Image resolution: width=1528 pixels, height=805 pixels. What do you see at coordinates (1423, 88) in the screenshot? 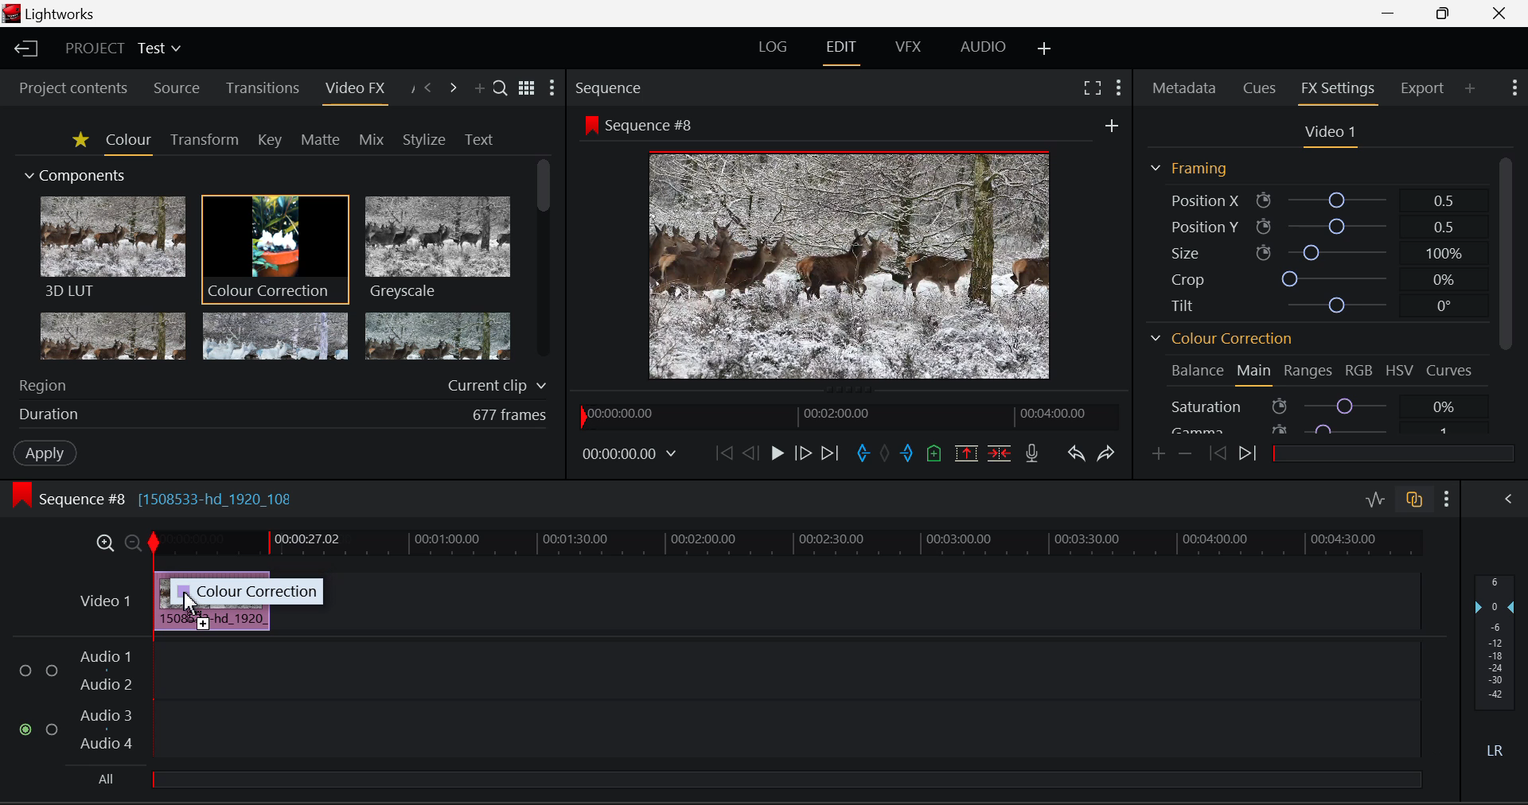
I see `Export` at bounding box center [1423, 88].